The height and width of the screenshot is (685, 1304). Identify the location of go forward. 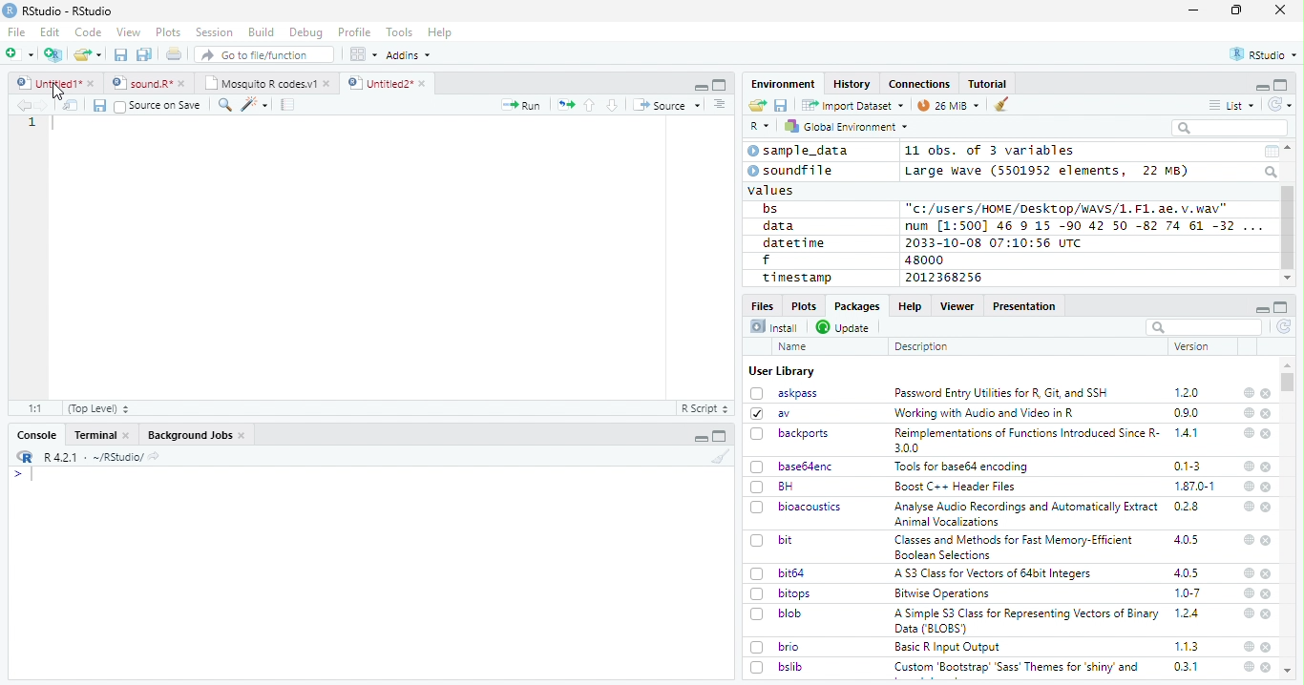
(46, 105).